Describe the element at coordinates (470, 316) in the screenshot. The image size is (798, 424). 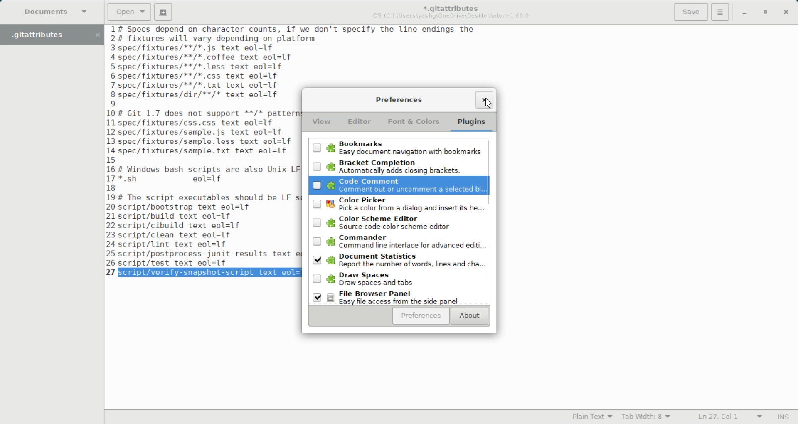
I see `About` at that location.